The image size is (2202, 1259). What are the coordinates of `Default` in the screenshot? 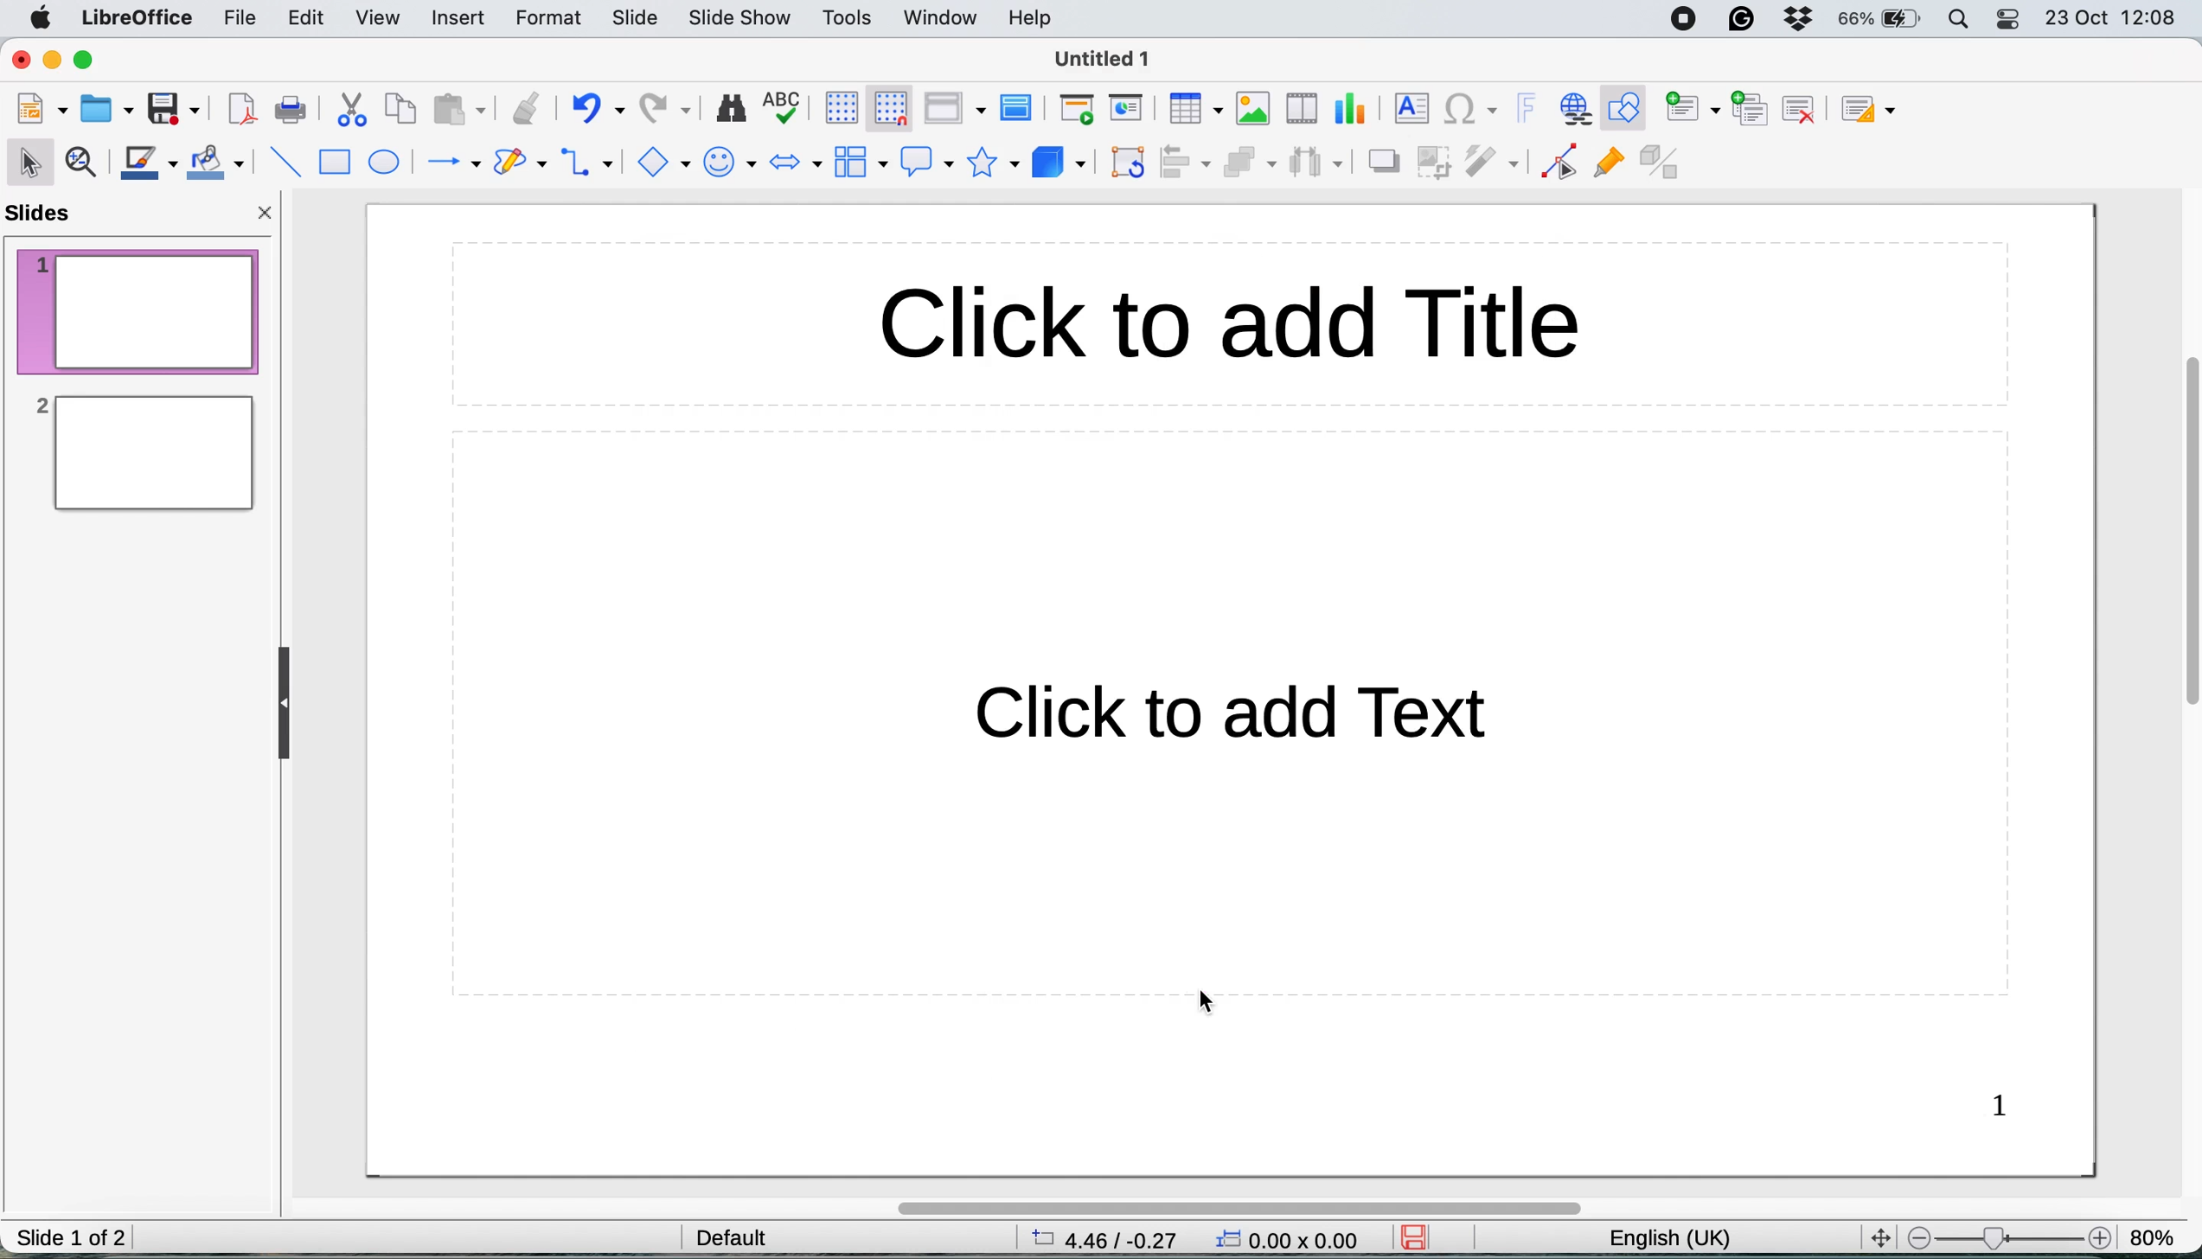 It's located at (733, 1236).